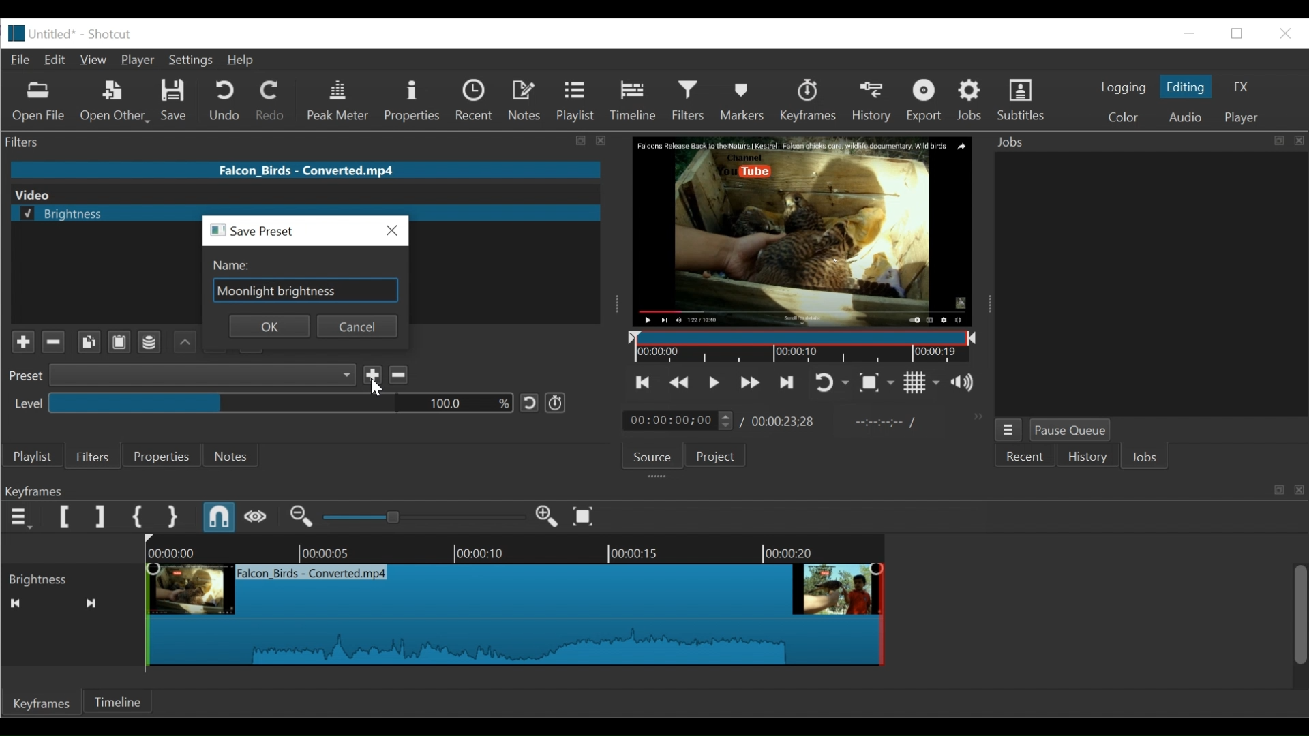  What do you see at coordinates (117, 701) in the screenshot?
I see `Timeline` at bounding box center [117, 701].